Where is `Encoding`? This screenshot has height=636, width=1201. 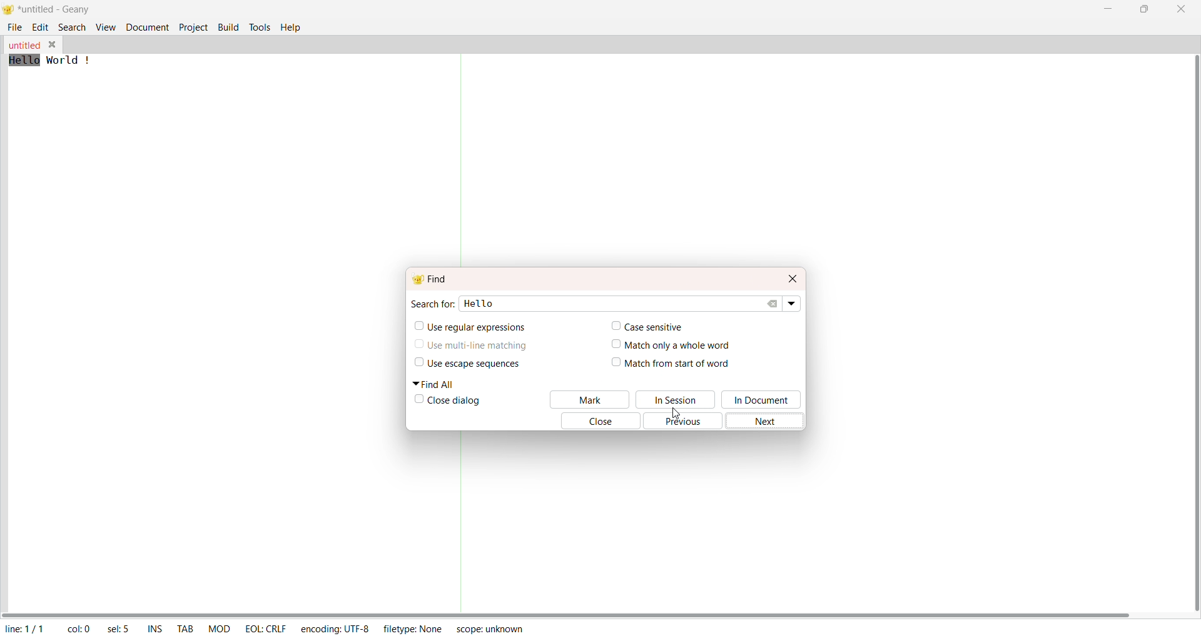
Encoding is located at coordinates (334, 627).